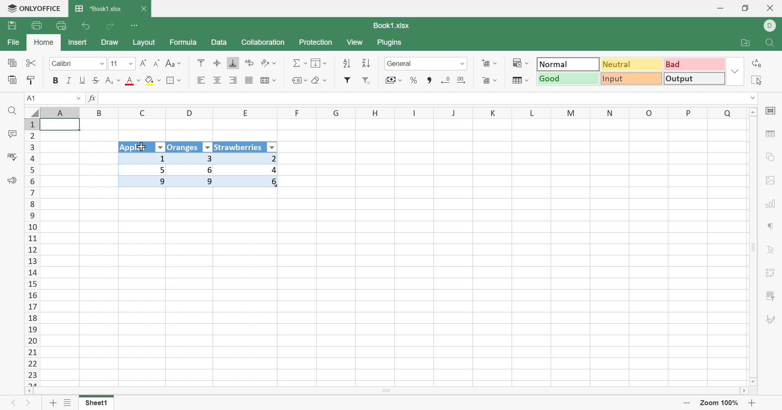 This screenshot has width=782, height=410. What do you see at coordinates (83, 80) in the screenshot?
I see `Underline` at bounding box center [83, 80].